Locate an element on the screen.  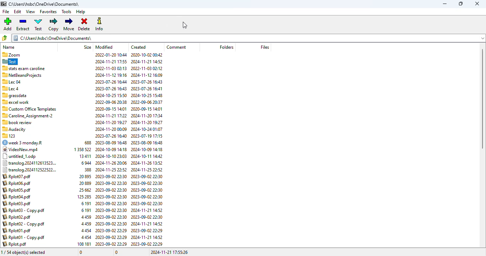
Lec 4 is located at coordinates (11, 89).